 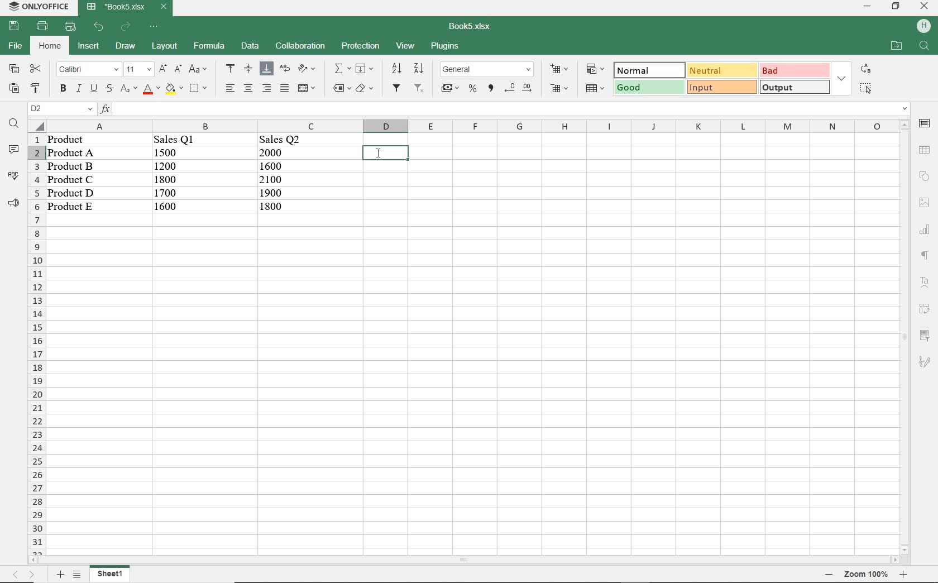 What do you see at coordinates (152, 27) in the screenshot?
I see `customize quick access toolbar` at bounding box center [152, 27].